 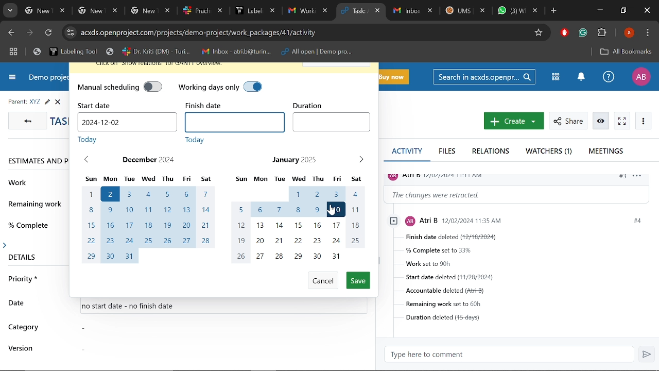 What do you see at coordinates (640, 77) in the screenshot?
I see `Profile` at bounding box center [640, 77].